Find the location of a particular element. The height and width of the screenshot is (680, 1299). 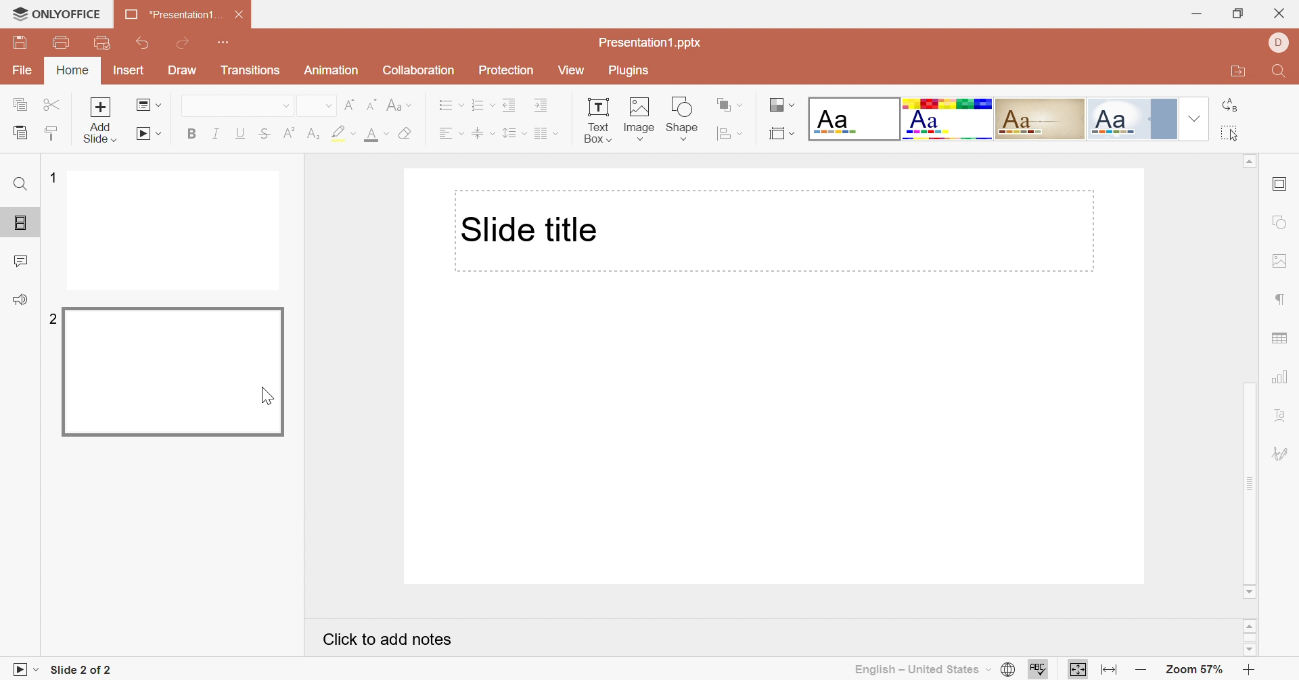

Presentation1... is located at coordinates (173, 15).